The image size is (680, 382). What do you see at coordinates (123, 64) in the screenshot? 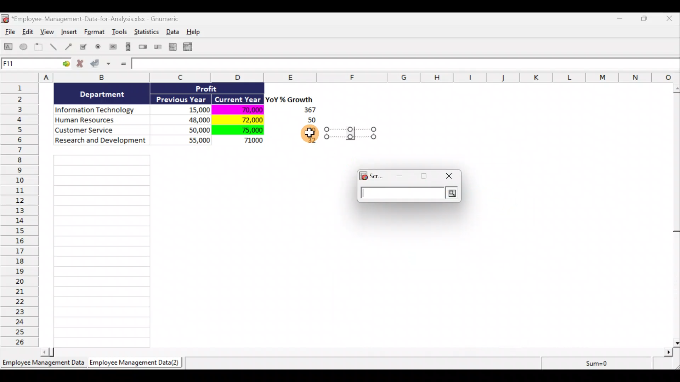
I see `Enter formula` at bounding box center [123, 64].